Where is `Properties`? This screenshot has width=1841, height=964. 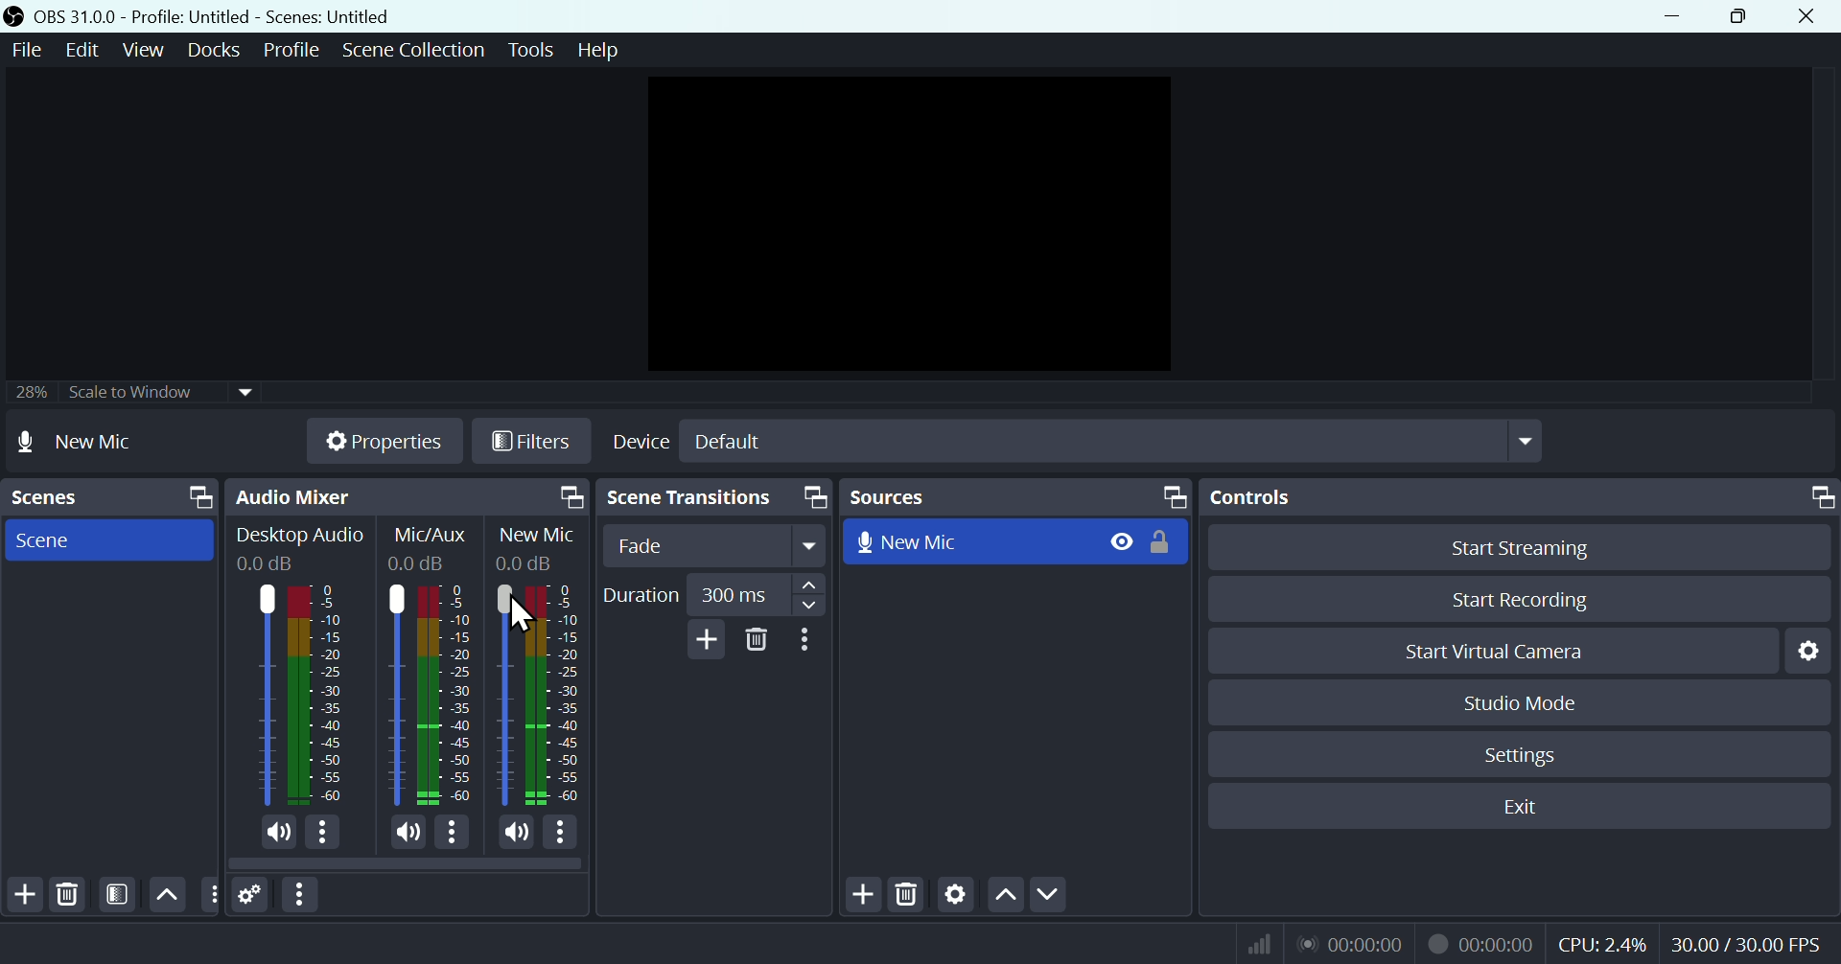 Properties is located at coordinates (383, 441).